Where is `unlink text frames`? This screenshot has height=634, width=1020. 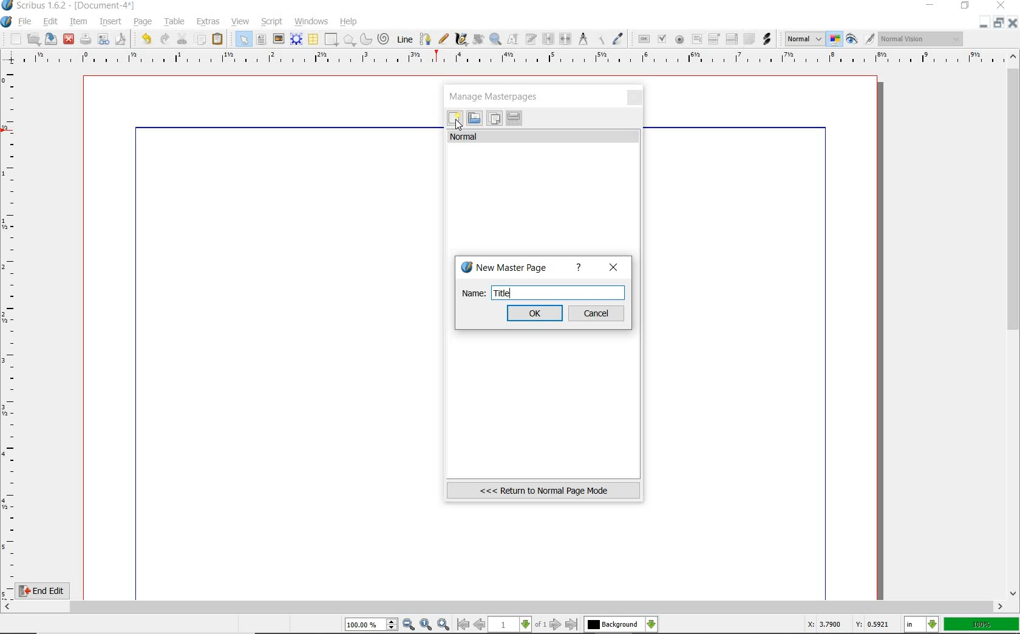
unlink text frames is located at coordinates (566, 39).